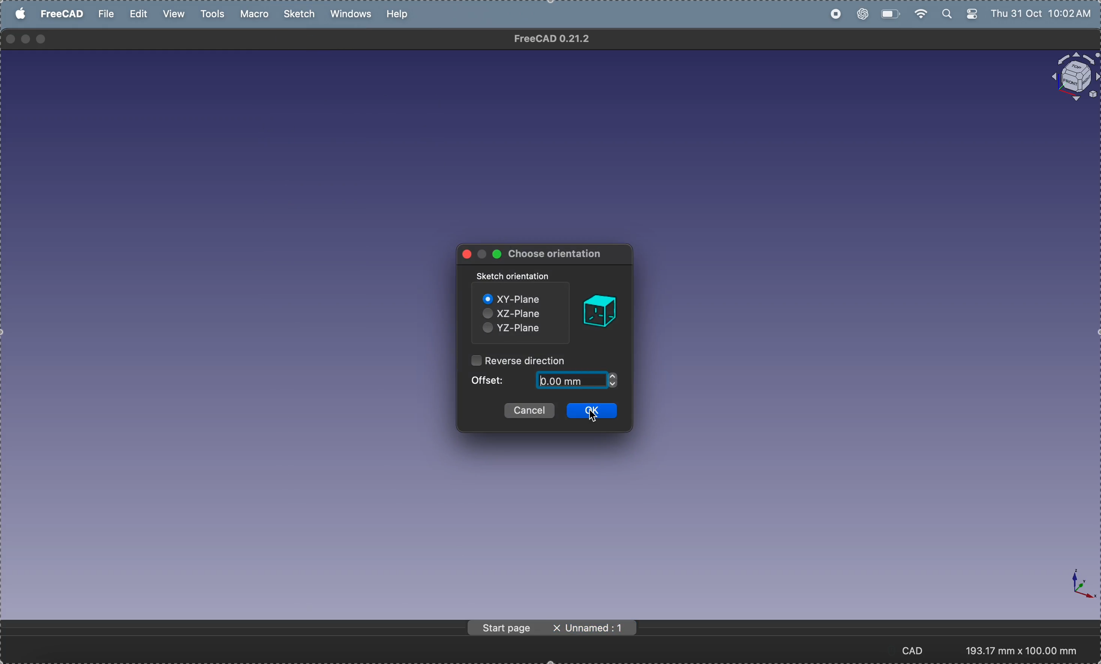  Describe the element at coordinates (354, 15) in the screenshot. I see `windows` at that location.